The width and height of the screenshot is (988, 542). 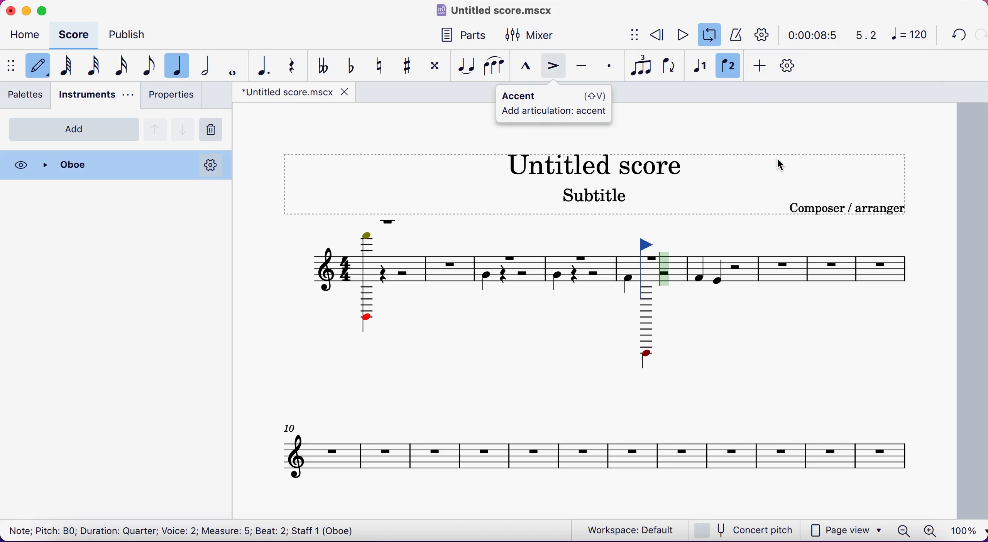 What do you see at coordinates (411, 66) in the screenshot?
I see `toggle sharp` at bounding box center [411, 66].